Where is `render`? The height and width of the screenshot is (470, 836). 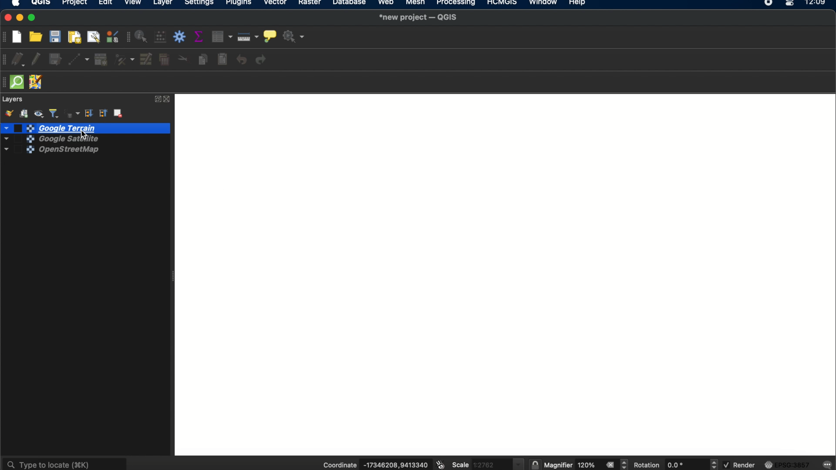 render is located at coordinates (739, 465).